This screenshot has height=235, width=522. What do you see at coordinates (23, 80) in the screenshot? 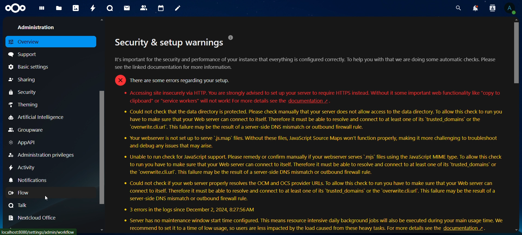
I see `sharing` at bounding box center [23, 80].